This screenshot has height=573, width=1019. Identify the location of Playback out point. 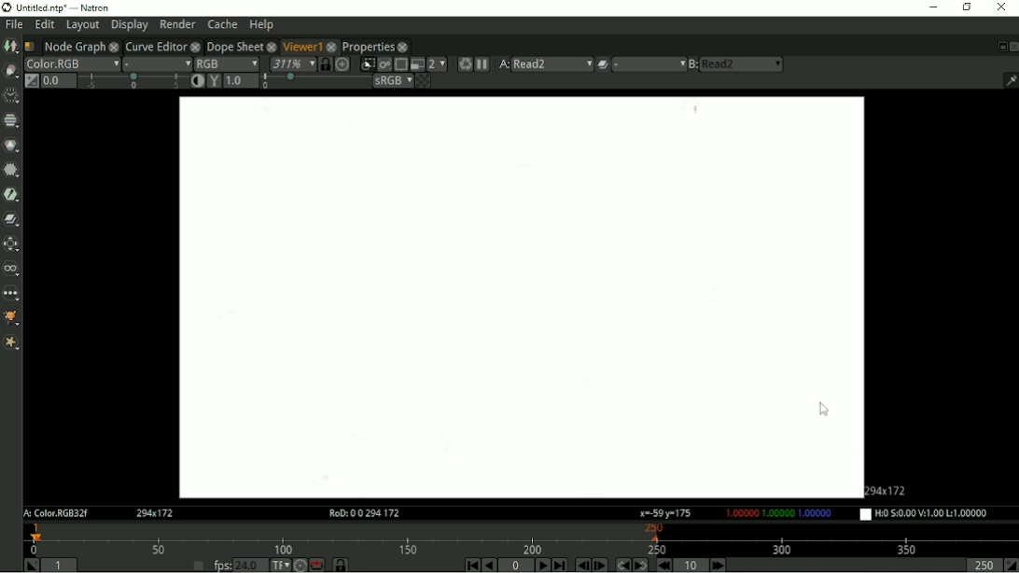
(980, 566).